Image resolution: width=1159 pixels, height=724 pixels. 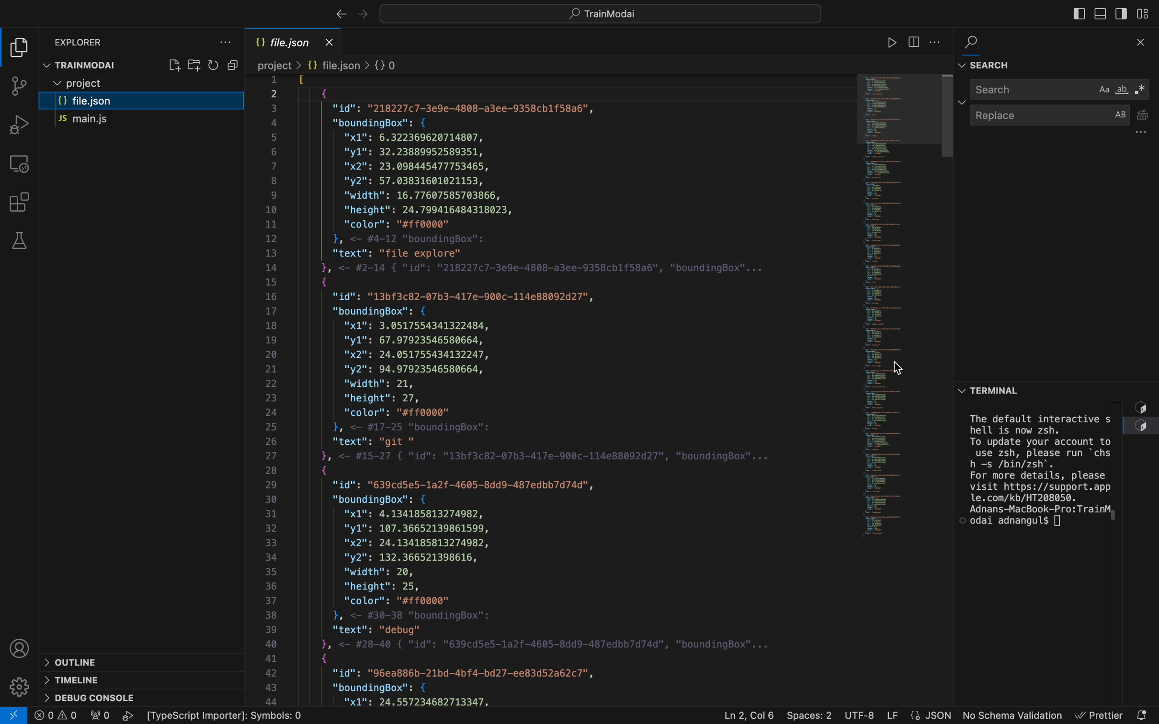 What do you see at coordinates (141, 84) in the screenshot?
I see `files and folders` at bounding box center [141, 84].